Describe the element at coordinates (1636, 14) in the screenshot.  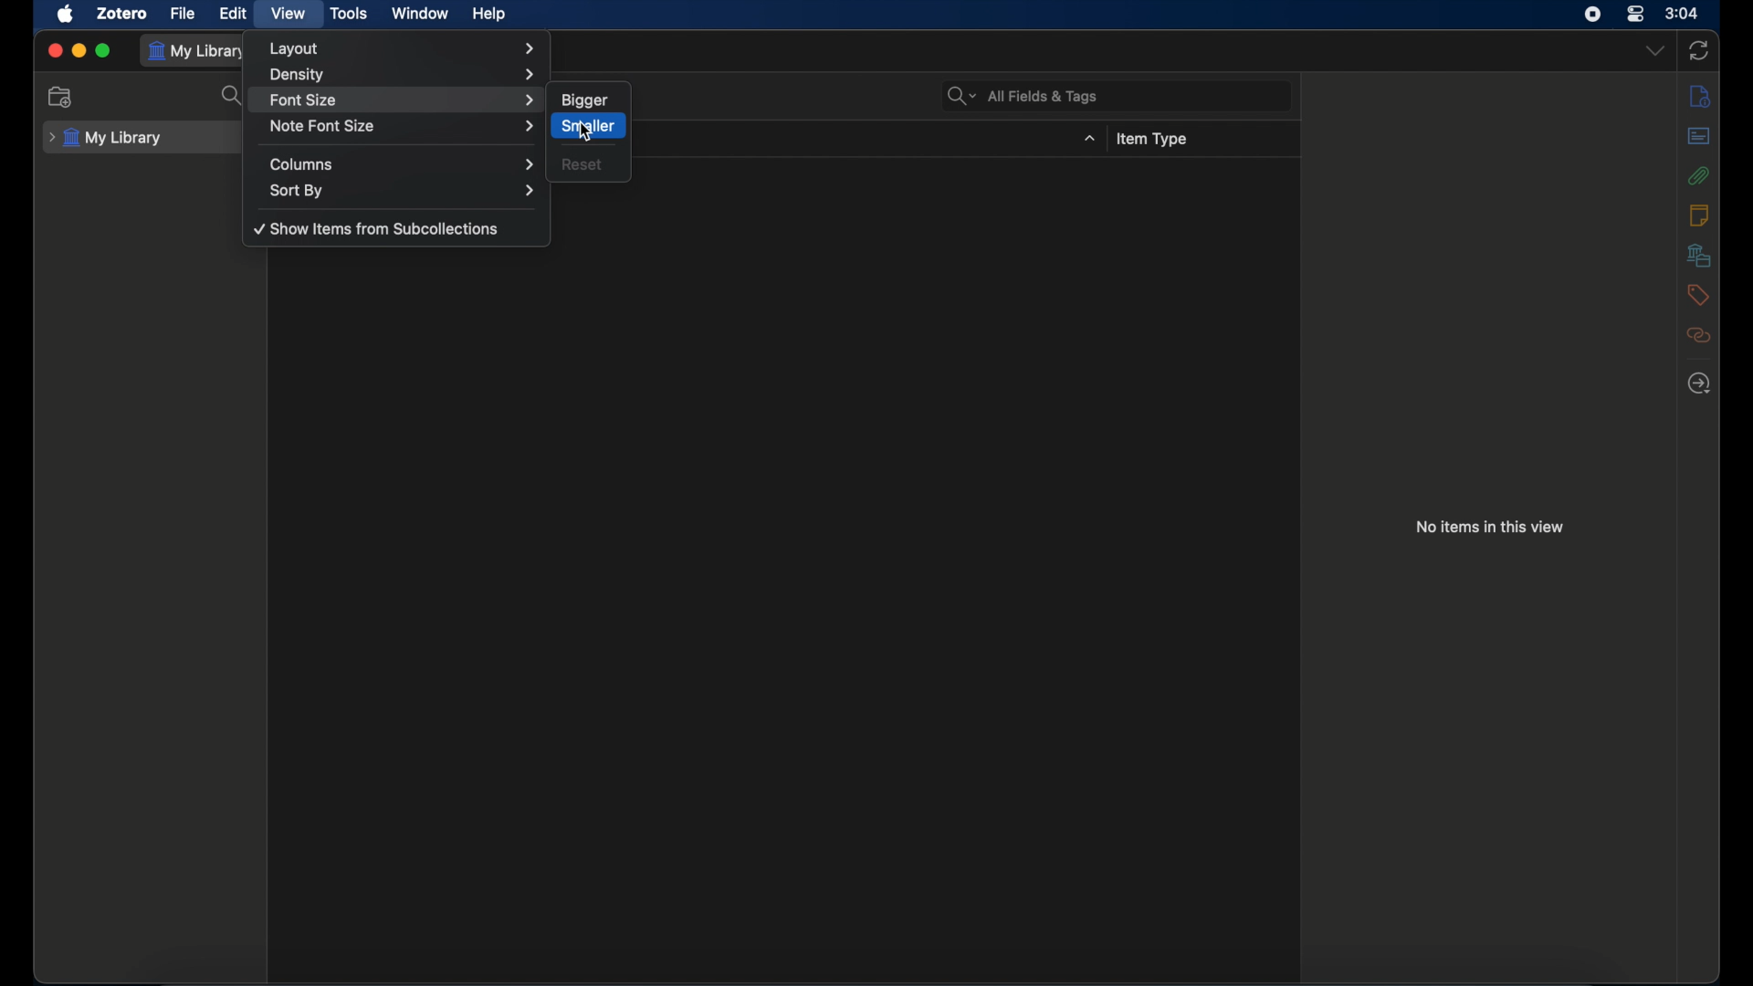
I see `control center` at that location.